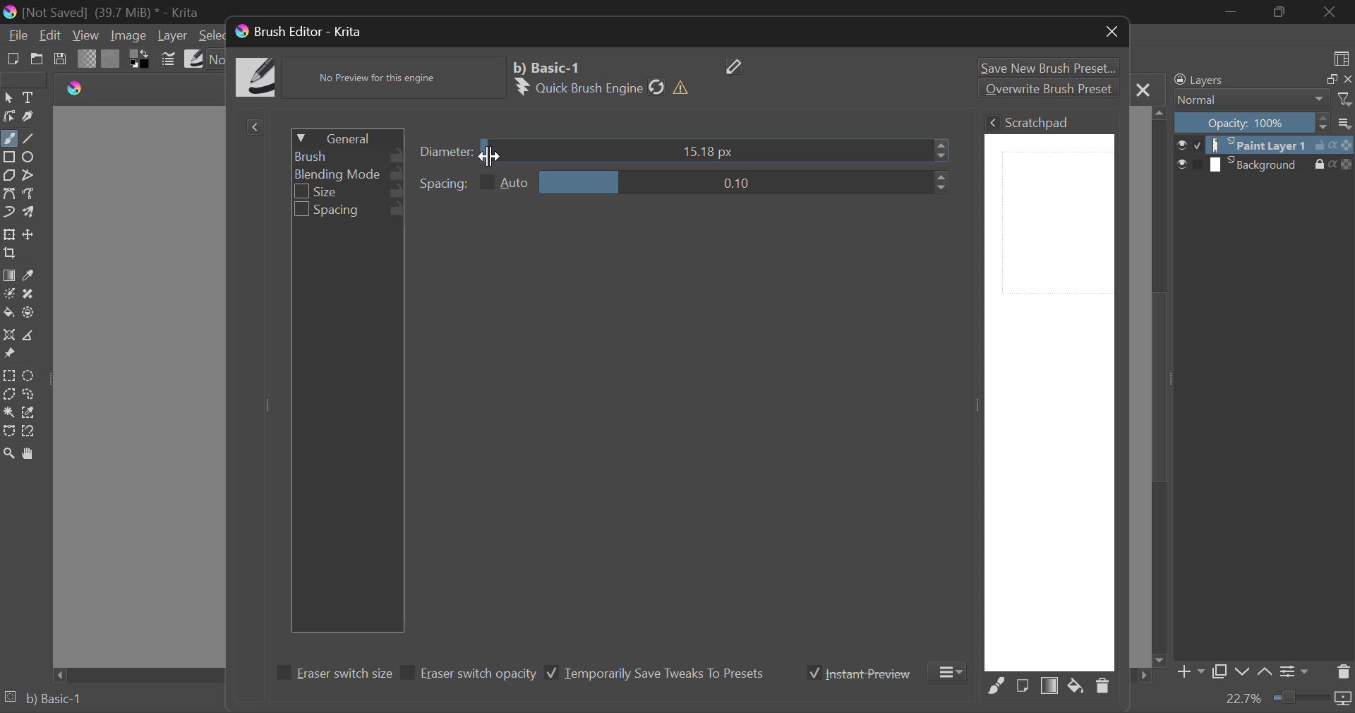 This screenshot has width=1355, height=713. I want to click on Brush Engine, so click(605, 88).